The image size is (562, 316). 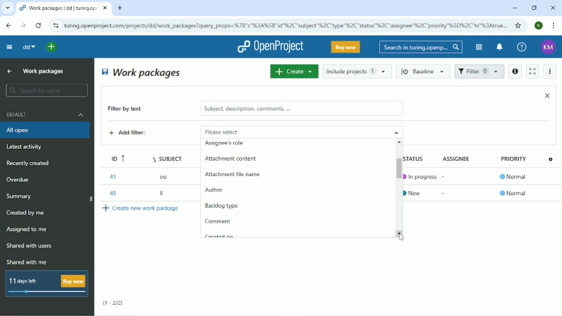 What do you see at coordinates (112, 177) in the screenshot?
I see `41` at bounding box center [112, 177].